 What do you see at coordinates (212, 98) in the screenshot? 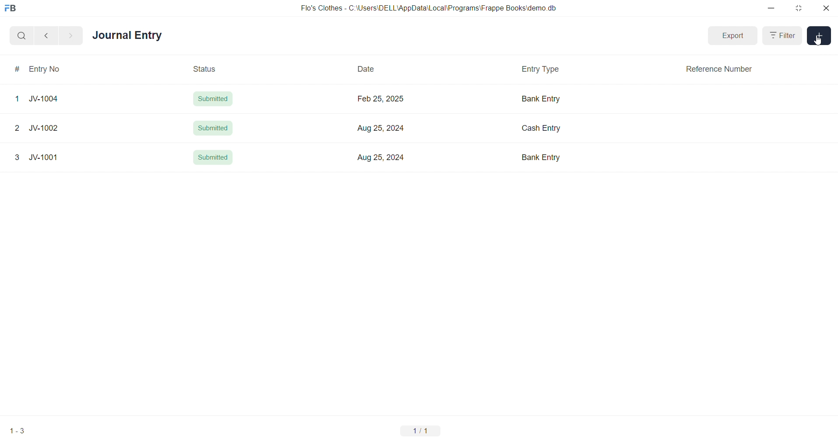
I see `Submitted` at bounding box center [212, 98].